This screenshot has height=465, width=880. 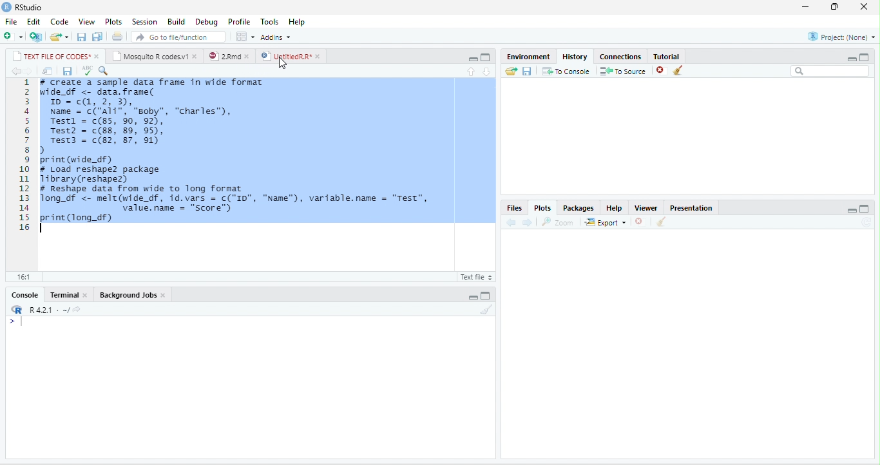 I want to click on options, so click(x=245, y=37).